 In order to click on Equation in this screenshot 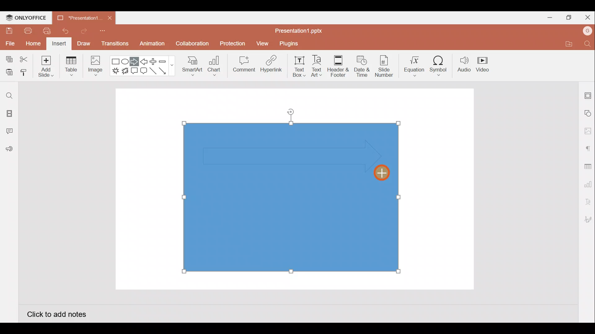, I will do `click(415, 64)`.